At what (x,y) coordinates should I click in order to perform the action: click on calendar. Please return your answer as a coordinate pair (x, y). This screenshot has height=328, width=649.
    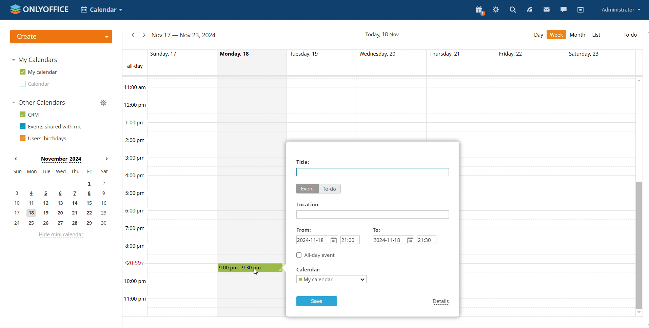
    Looking at the image, I should click on (581, 9).